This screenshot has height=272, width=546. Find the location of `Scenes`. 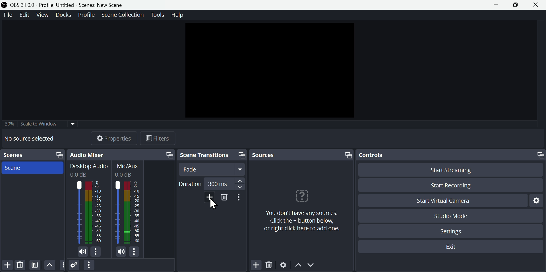

Scenes is located at coordinates (34, 155).